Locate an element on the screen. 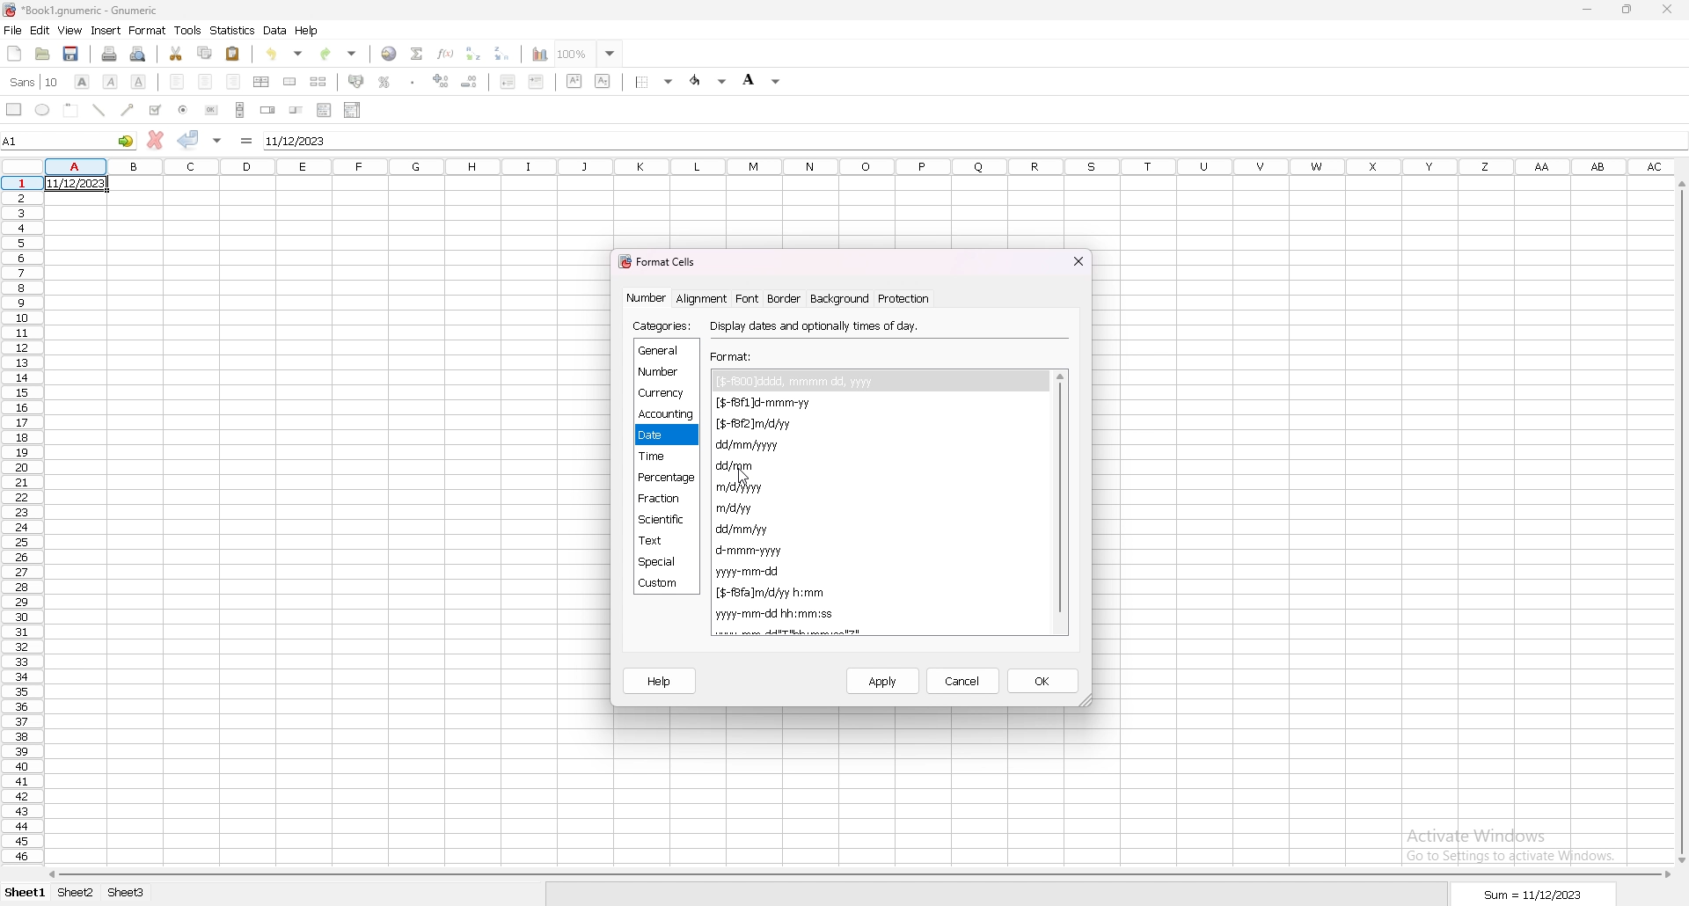 The image size is (1689, 906). [$-f8fa]m/d/yy h:mm is located at coordinates (771, 593).